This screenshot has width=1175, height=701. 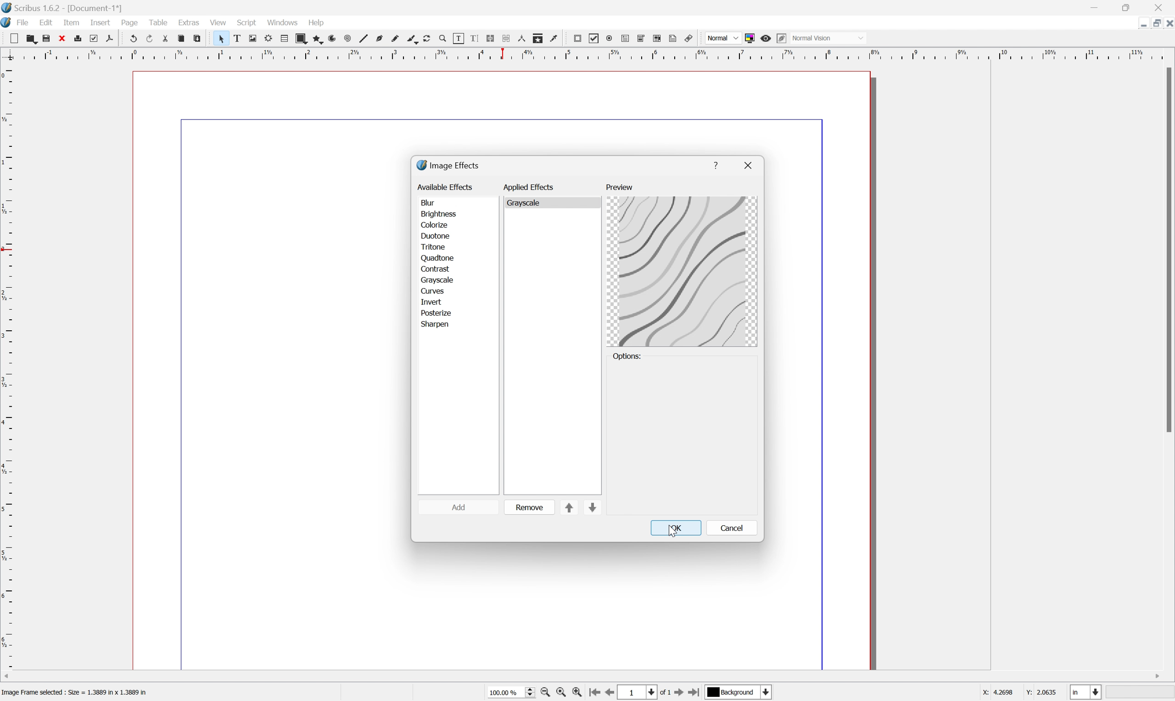 What do you see at coordinates (597, 39) in the screenshot?
I see `PDF check box` at bounding box center [597, 39].